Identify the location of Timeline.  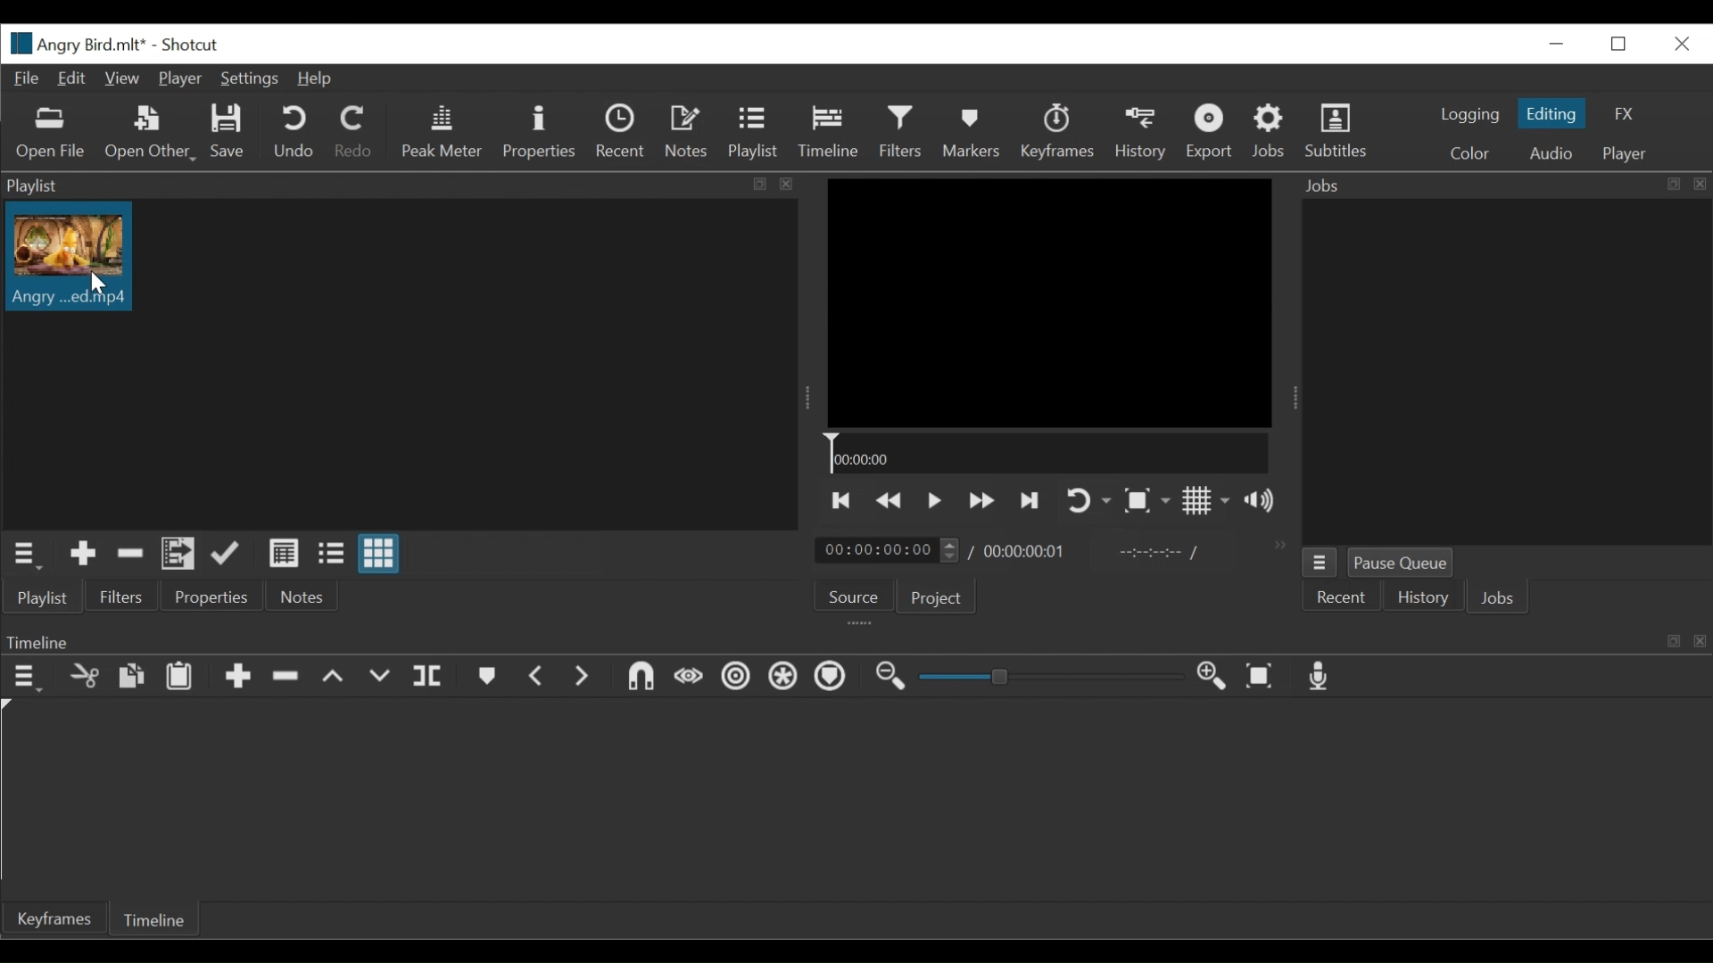
(1047, 452).